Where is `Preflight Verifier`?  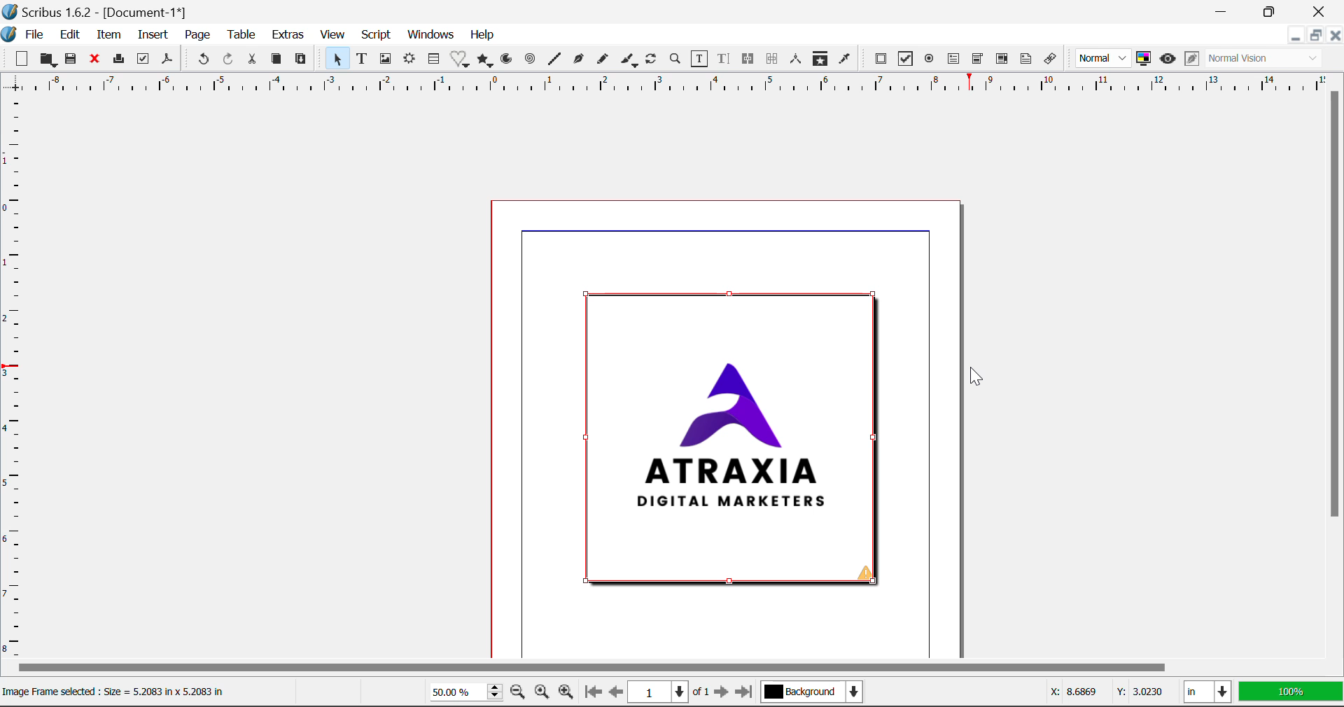 Preflight Verifier is located at coordinates (143, 60).